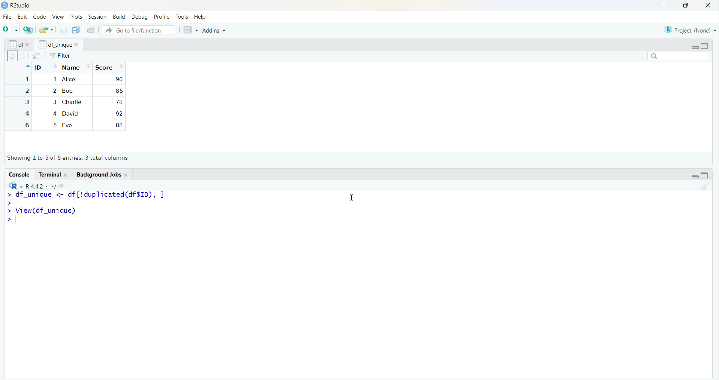  Describe the element at coordinates (140, 17) in the screenshot. I see `Debug` at that location.